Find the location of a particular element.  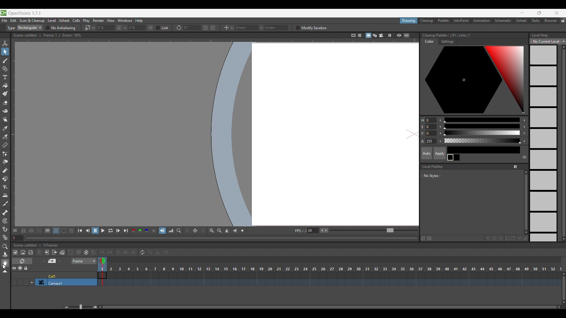

Zoom in is located at coordinates (212, 231).